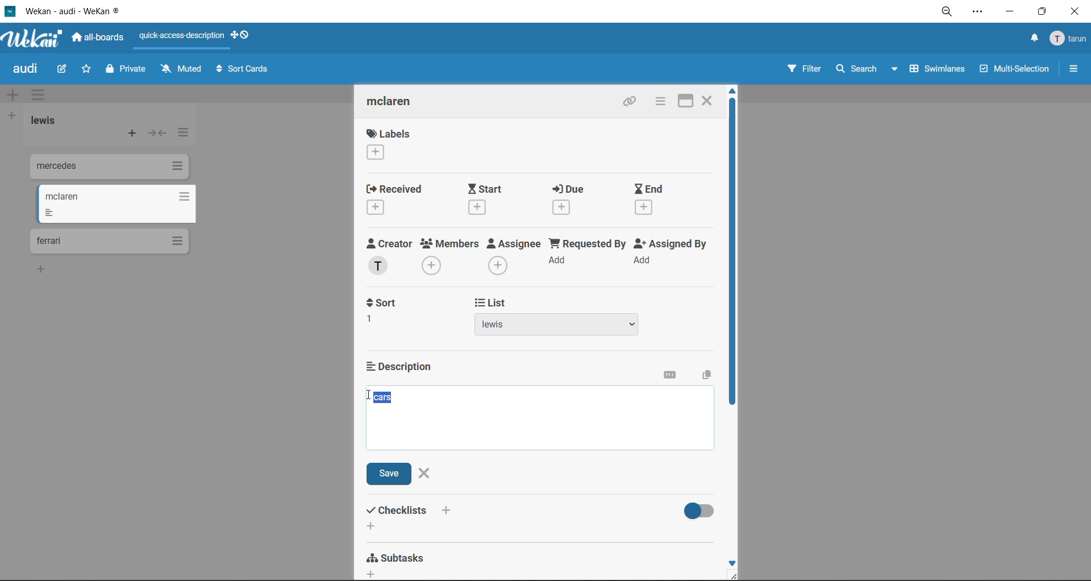 This screenshot has height=581, width=1091. I want to click on sidebar, so click(1073, 69).